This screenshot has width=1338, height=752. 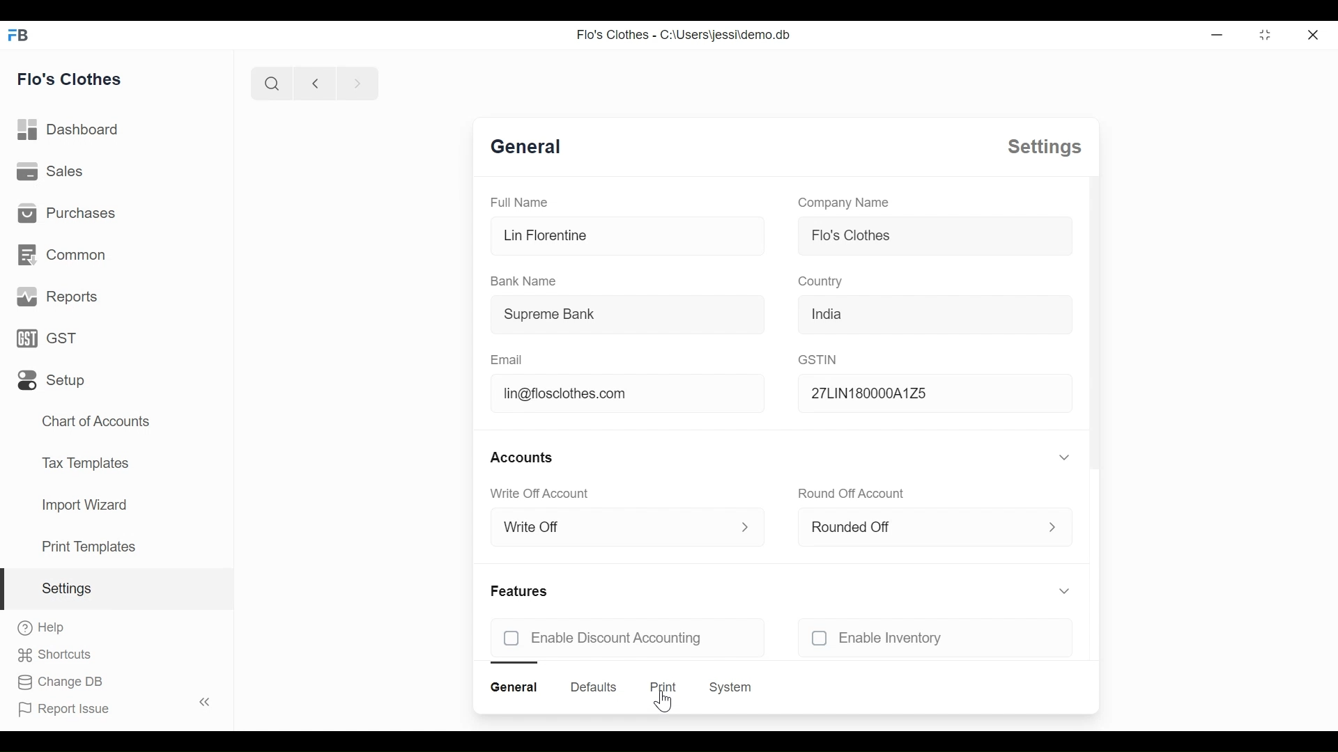 What do you see at coordinates (955, 638) in the screenshot?
I see `enable inventory` at bounding box center [955, 638].